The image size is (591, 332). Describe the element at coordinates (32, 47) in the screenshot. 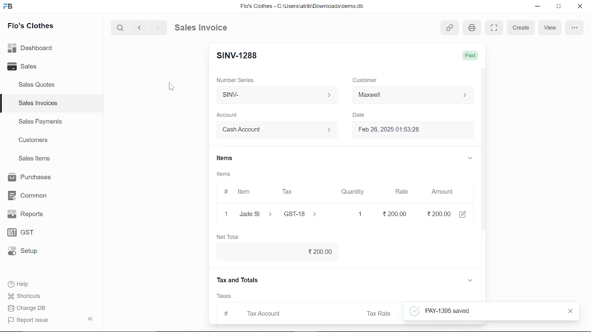

I see `Dashboard` at that location.